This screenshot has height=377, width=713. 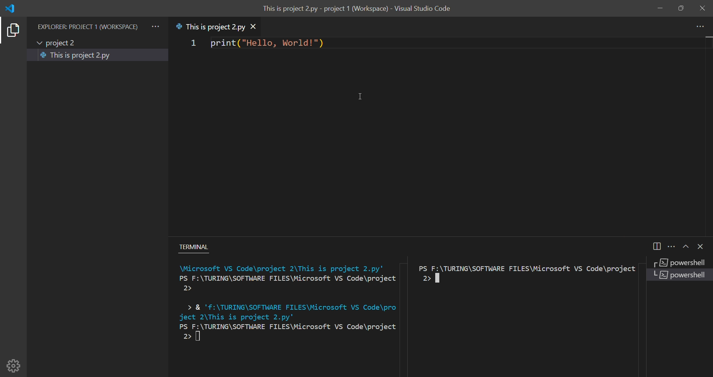 I want to click on maximize panel, so click(x=684, y=247).